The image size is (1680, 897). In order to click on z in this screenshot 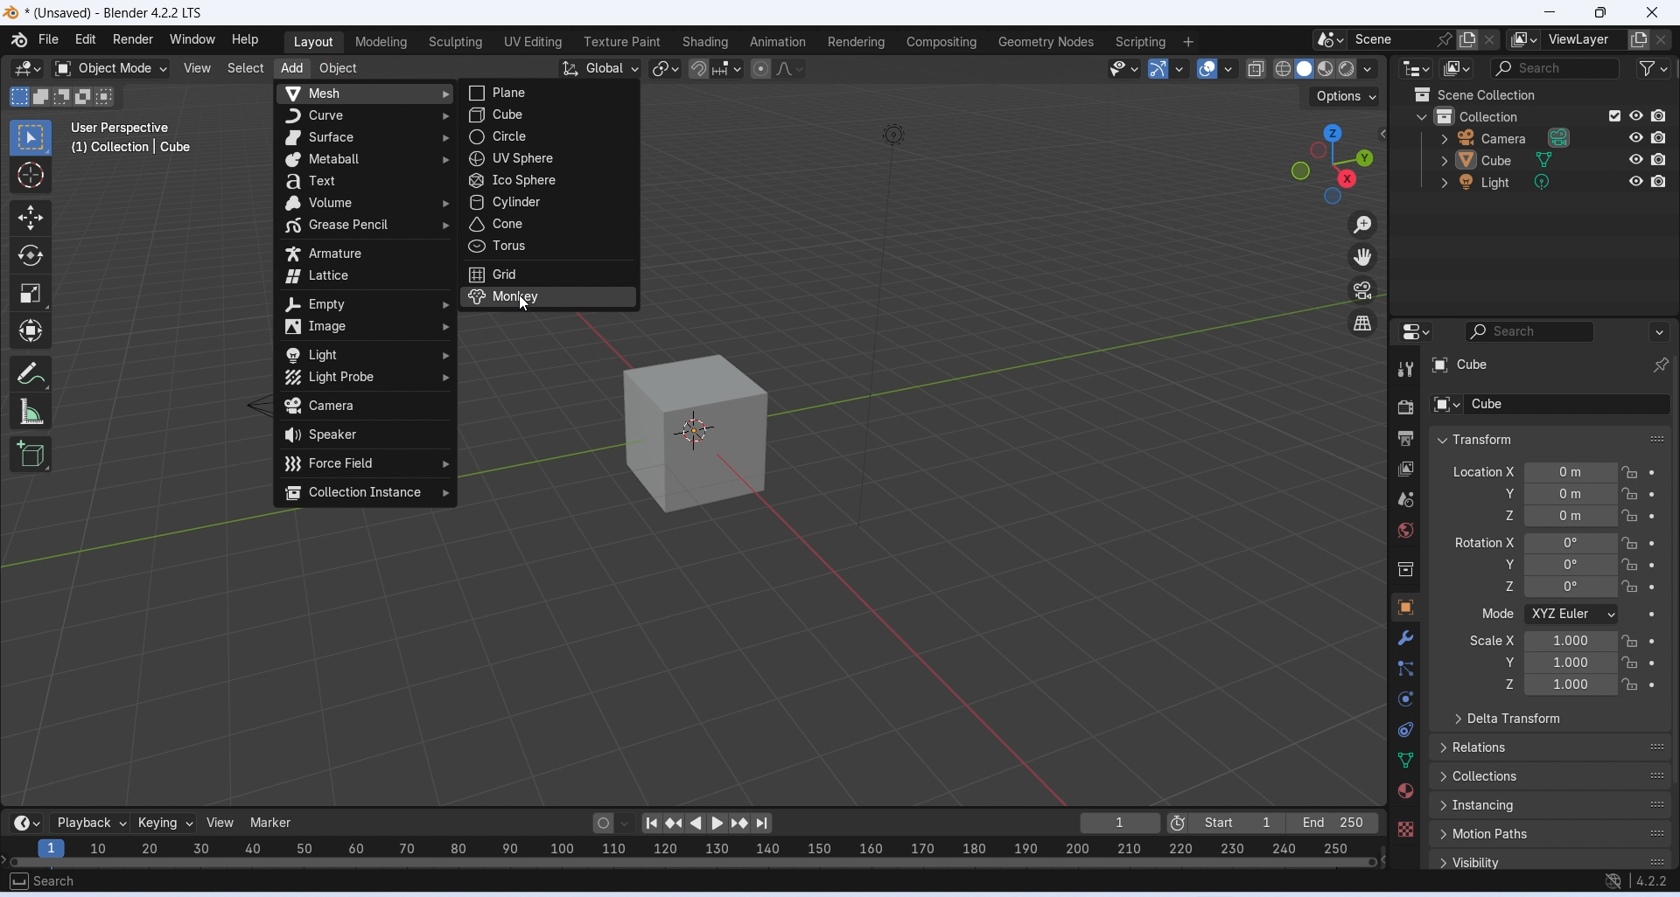, I will do `click(1504, 515)`.